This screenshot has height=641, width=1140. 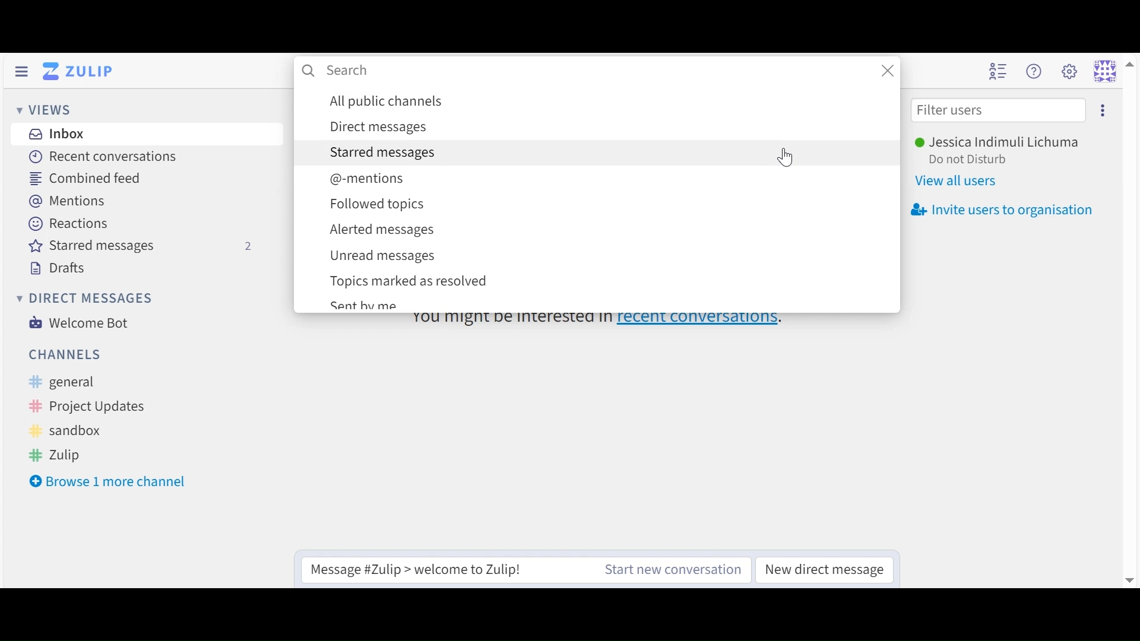 I want to click on Welcome Bot, so click(x=79, y=323).